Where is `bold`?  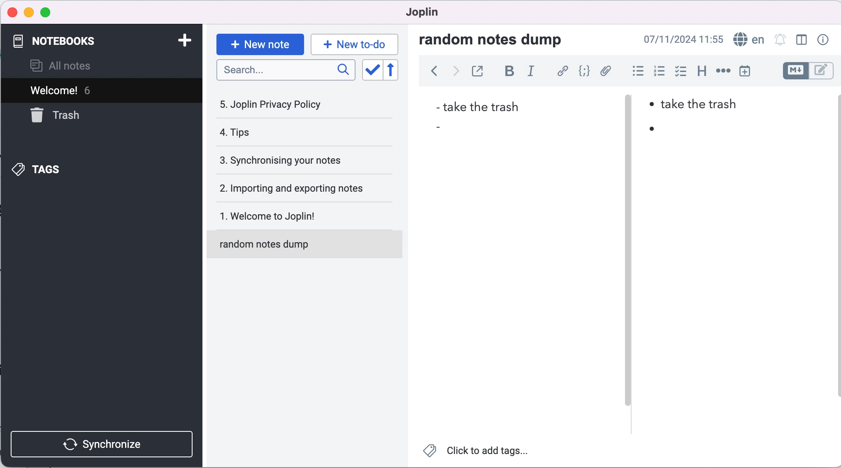
bold is located at coordinates (507, 73).